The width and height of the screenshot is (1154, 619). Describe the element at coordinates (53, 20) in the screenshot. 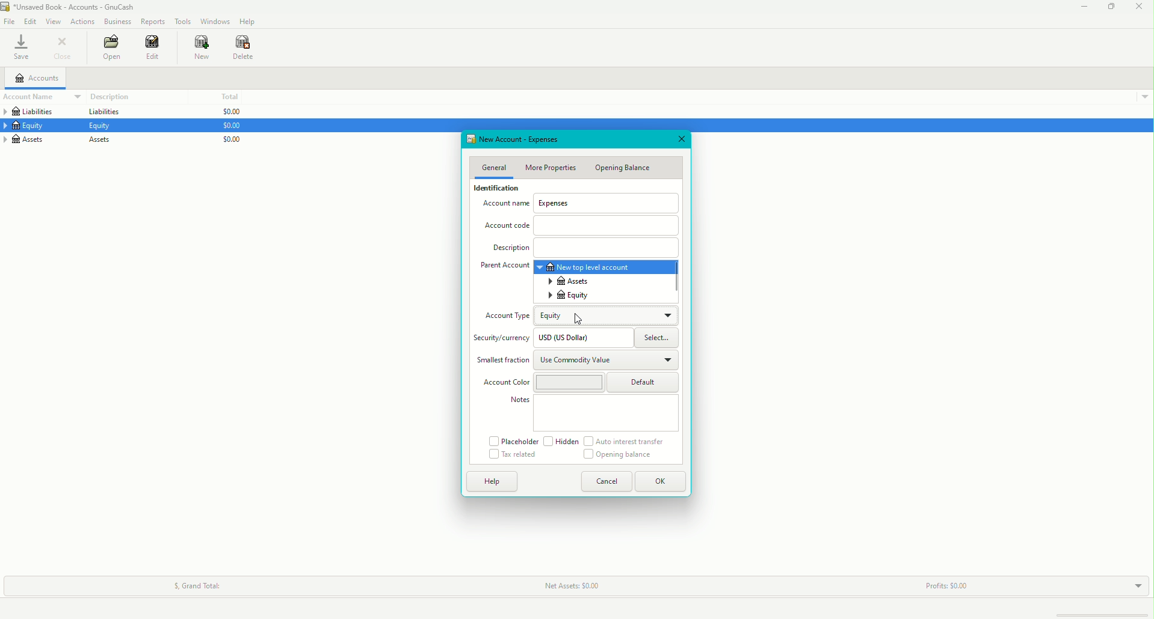

I see `View` at that location.